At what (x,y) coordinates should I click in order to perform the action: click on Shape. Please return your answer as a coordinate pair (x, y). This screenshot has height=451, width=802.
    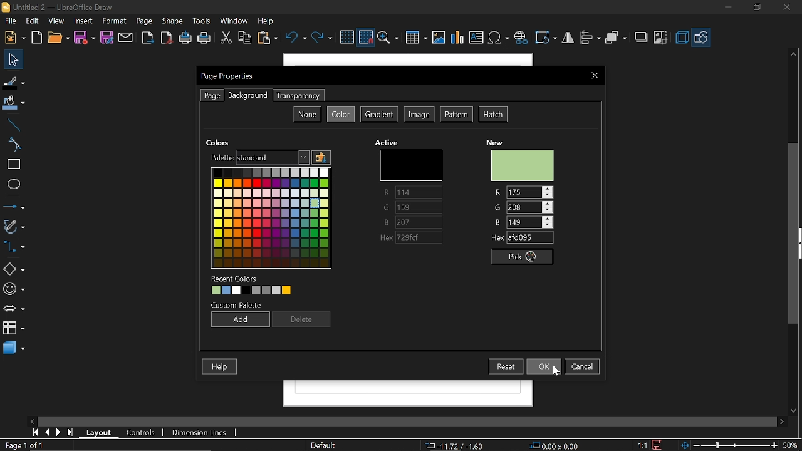
    Looking at the image, I should click on (171, 22).